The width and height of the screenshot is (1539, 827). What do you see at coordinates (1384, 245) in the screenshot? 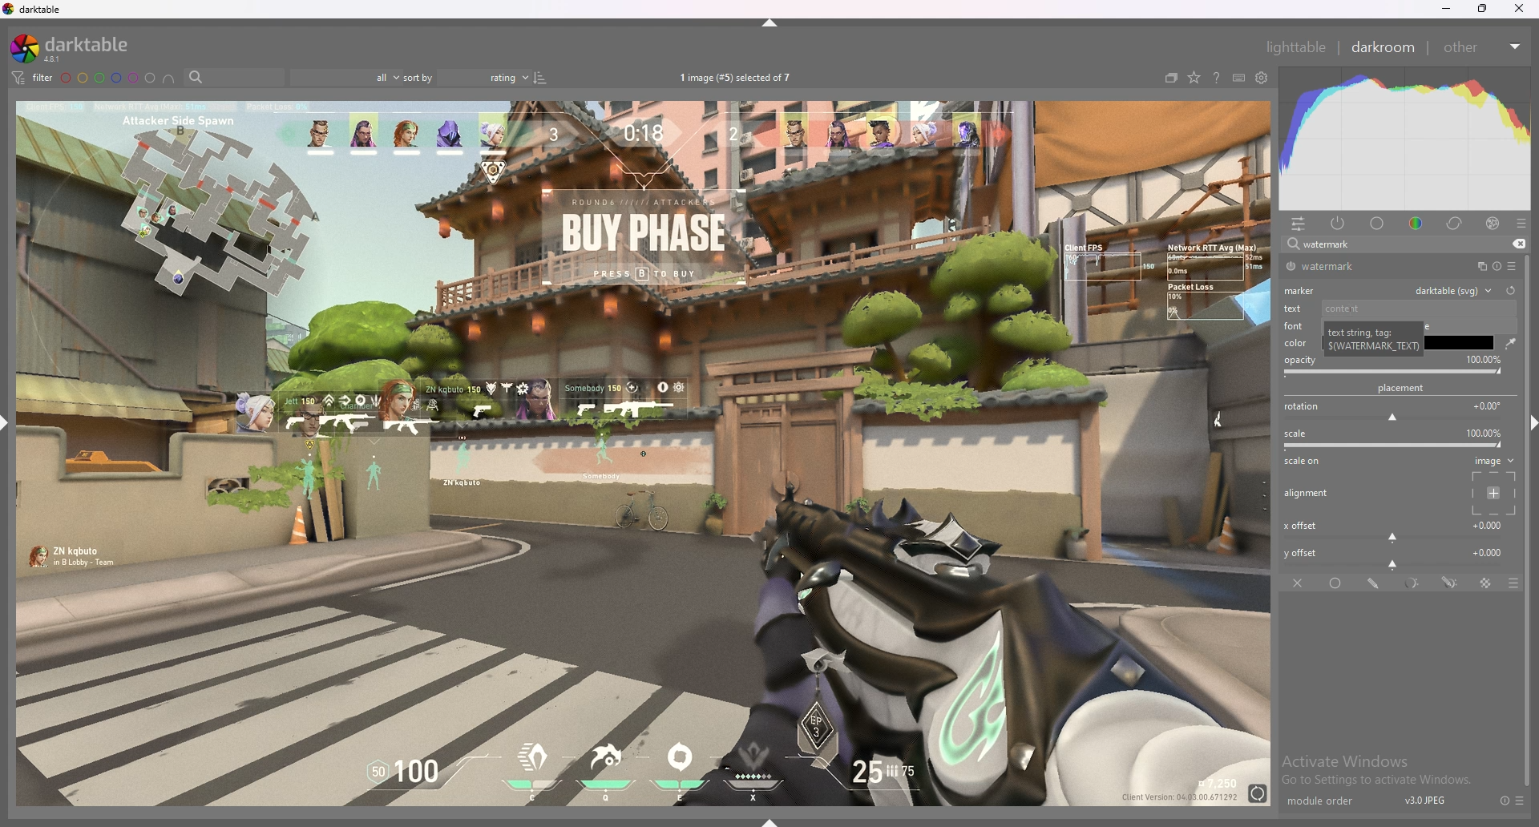
I see `search module` at bounding box center [1384, 245].